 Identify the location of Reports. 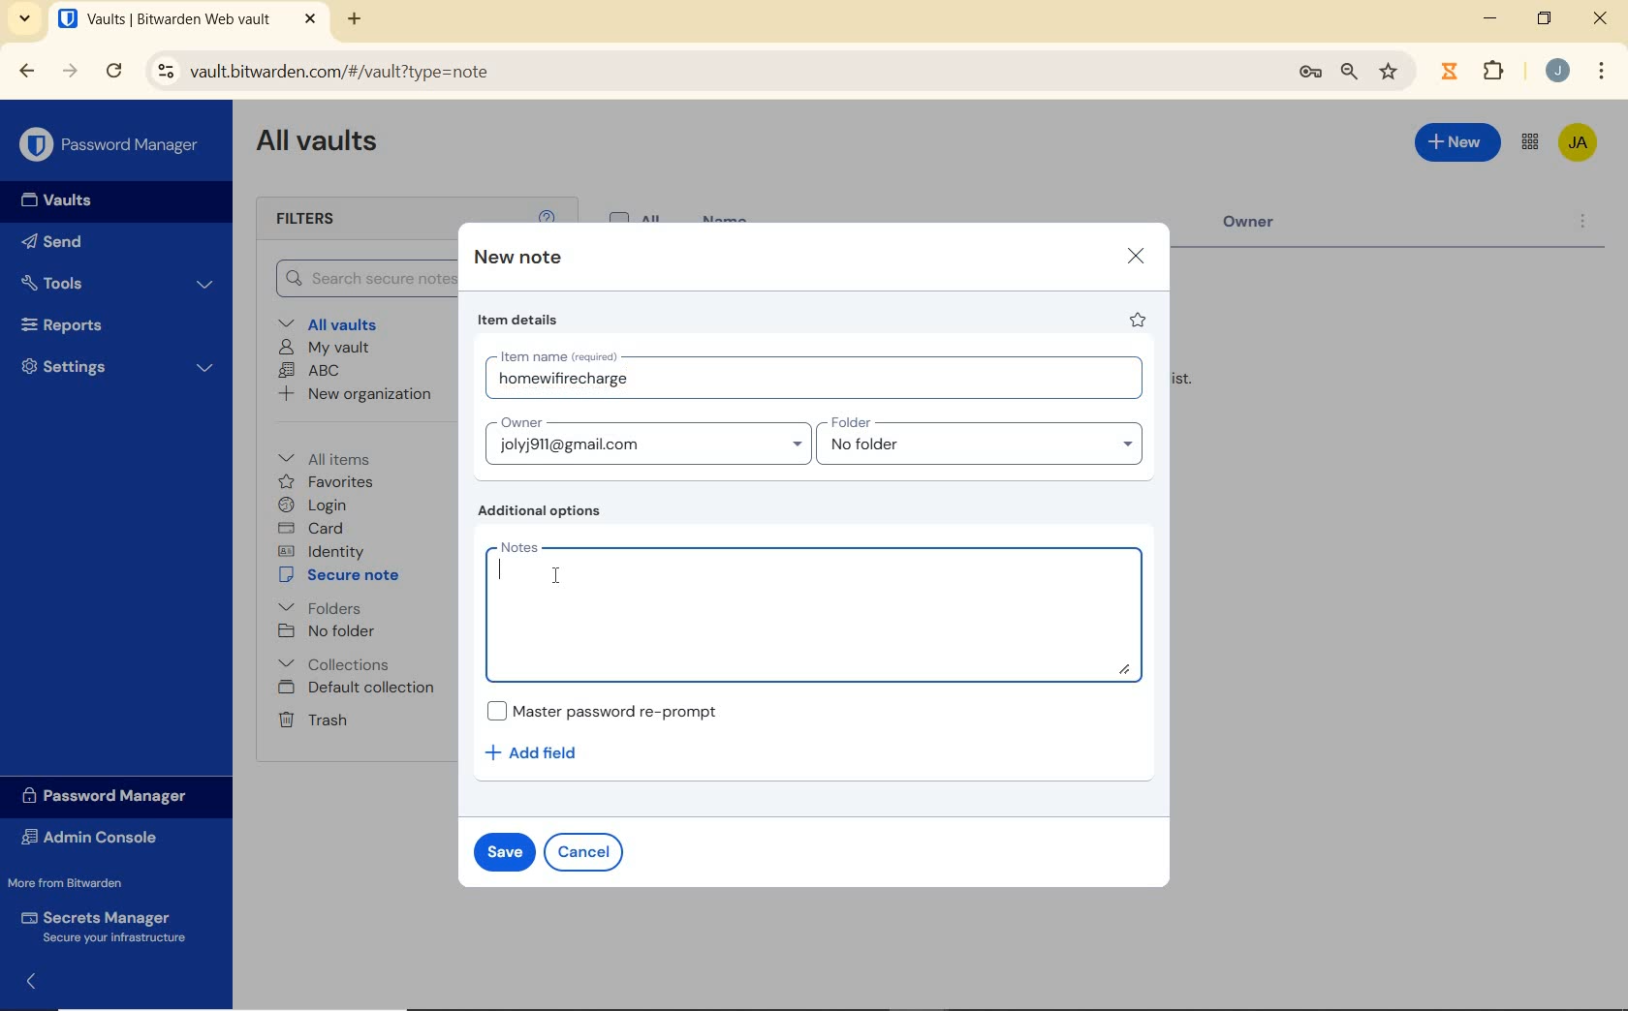
(110, 322).